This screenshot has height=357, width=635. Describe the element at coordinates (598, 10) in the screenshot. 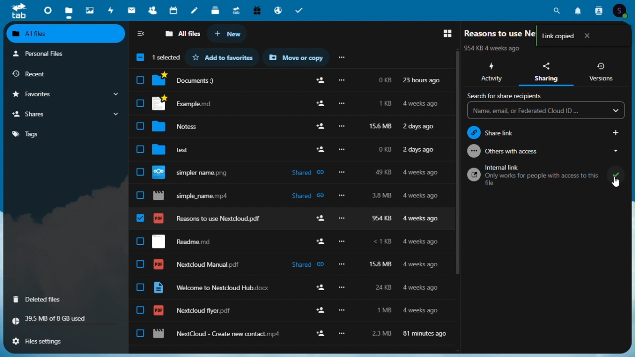

I see `contacts` at that location.